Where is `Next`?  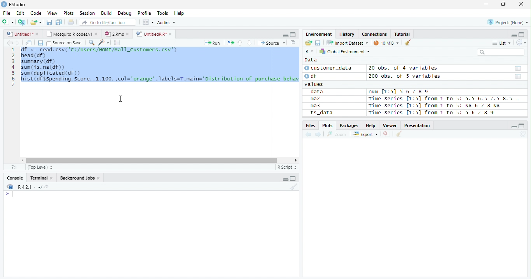 Next is located at coordinates (17, 43).